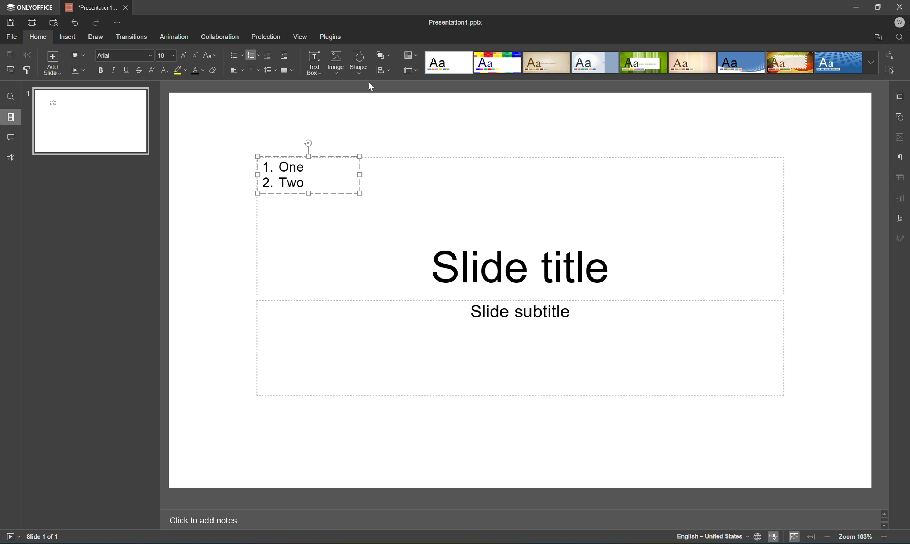 This screenshot has width=910, height=544. I want to click on 1, so click(27, 95).